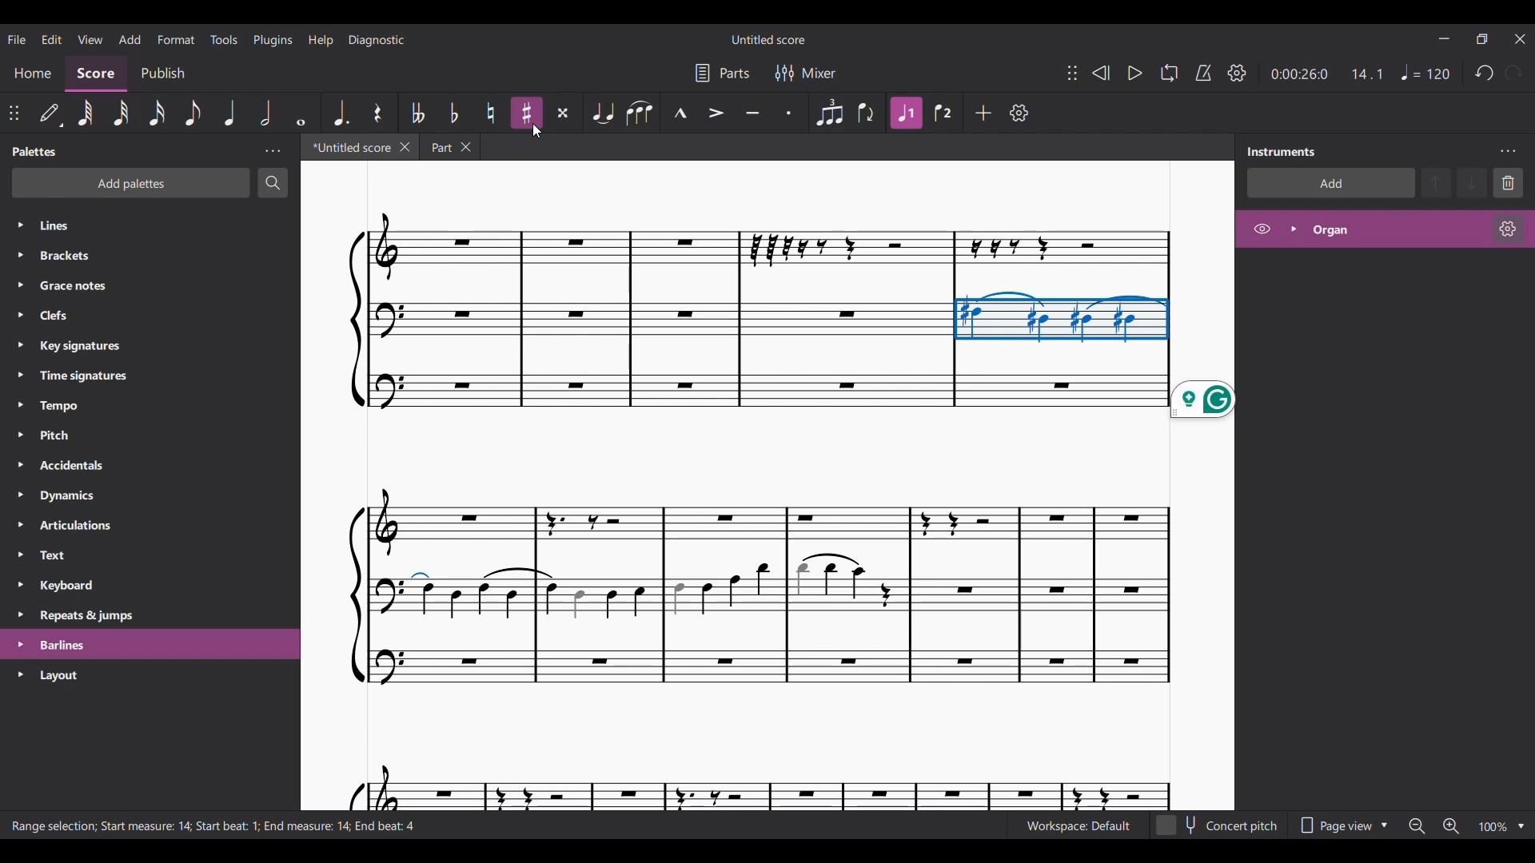 The height and width of the screenshot is (863, 1535). What do you see at coordinates (122, 113) in the screenshot?
I see `32nd note` at bounding box center [122, 113].